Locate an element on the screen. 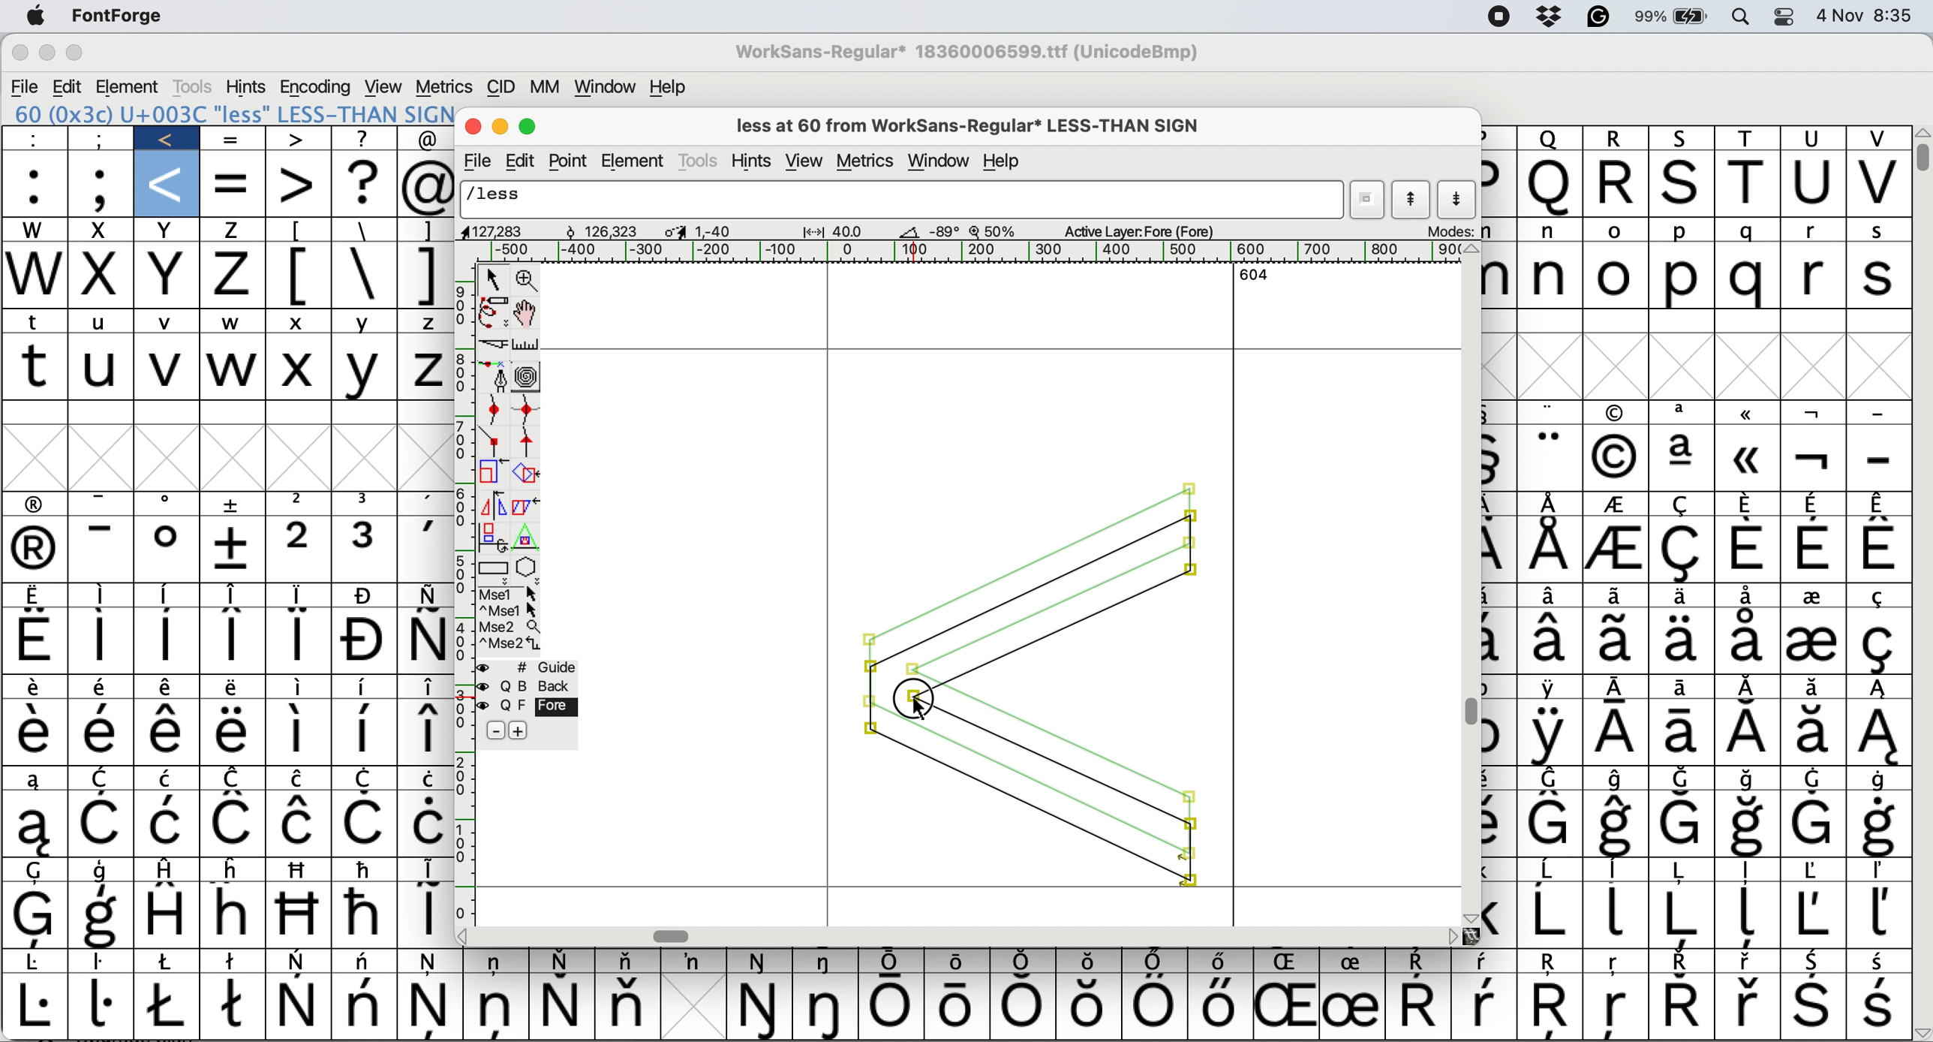 The height and width of the screenshot is (1042, 1933). w is located at coordinates (35, 229).